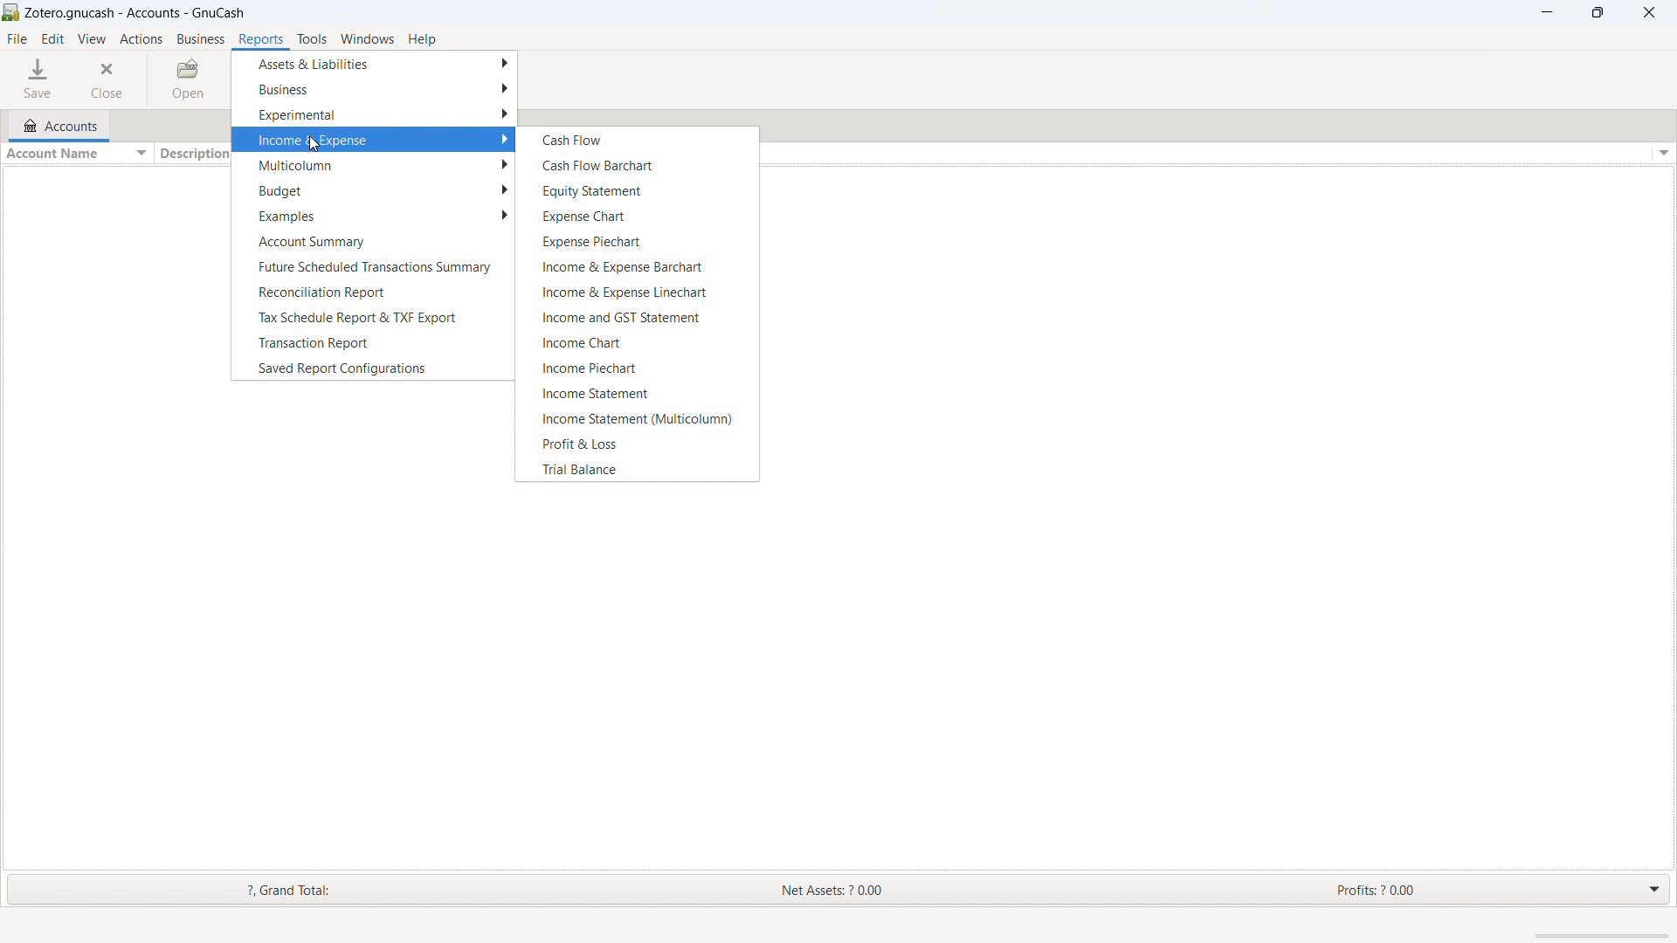 The height and width of the screenshot is (943, 1677). I want to click on minimize, so click(1548, 13).